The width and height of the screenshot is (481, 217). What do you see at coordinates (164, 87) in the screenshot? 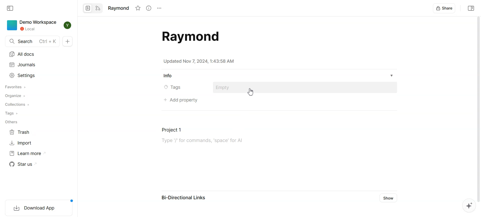
I see `Tag icon` at bounding box center [164, 87].